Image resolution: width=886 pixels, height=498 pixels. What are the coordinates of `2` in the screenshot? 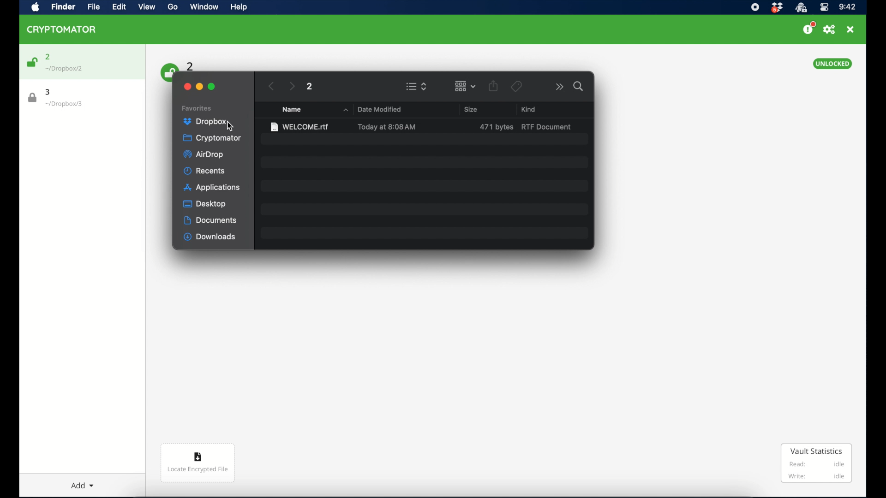 It's located at (191, 65).